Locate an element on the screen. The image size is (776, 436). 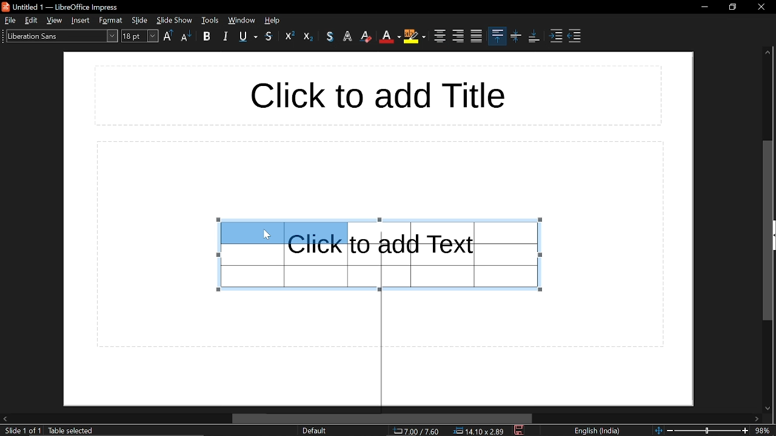
lower case is located at coordinates (186, 37).